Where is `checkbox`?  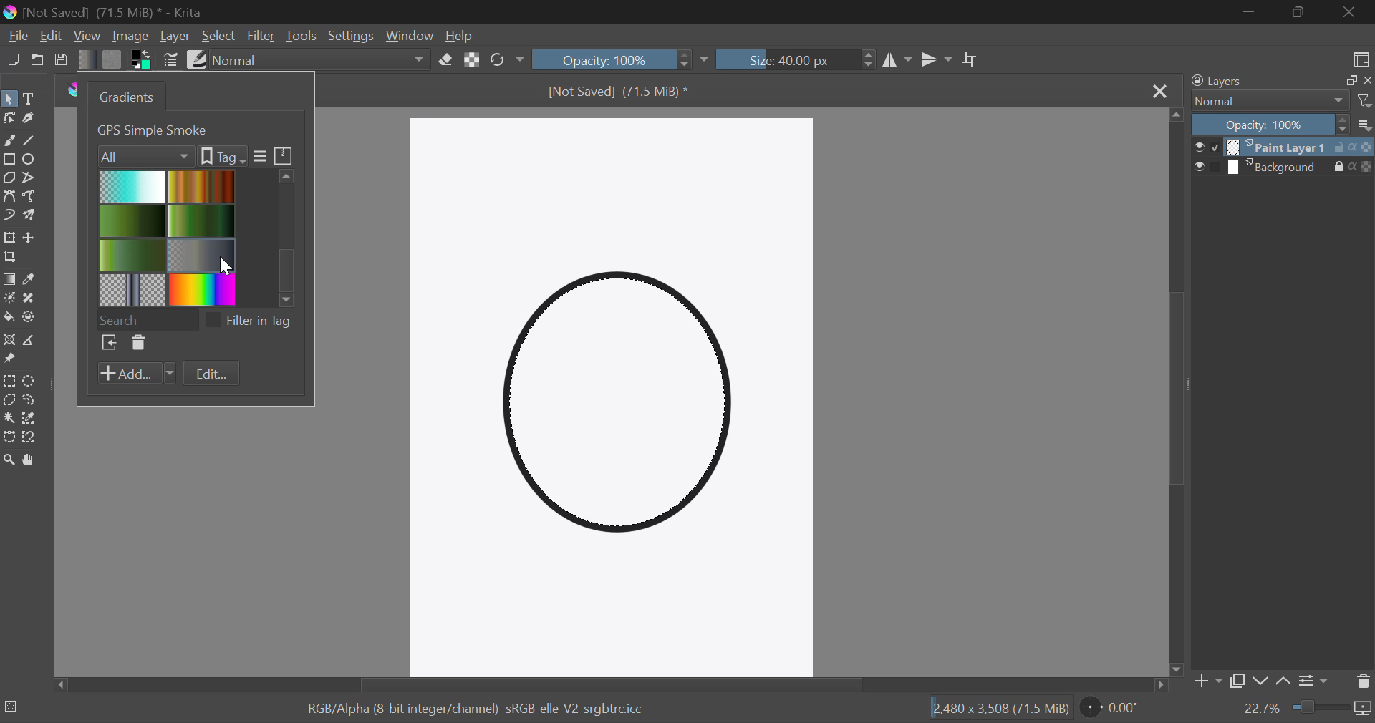 checkbox is located at coordinates (1206, 147).